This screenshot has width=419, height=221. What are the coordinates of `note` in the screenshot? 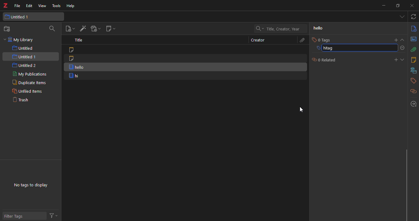 It's located at (73, 58).